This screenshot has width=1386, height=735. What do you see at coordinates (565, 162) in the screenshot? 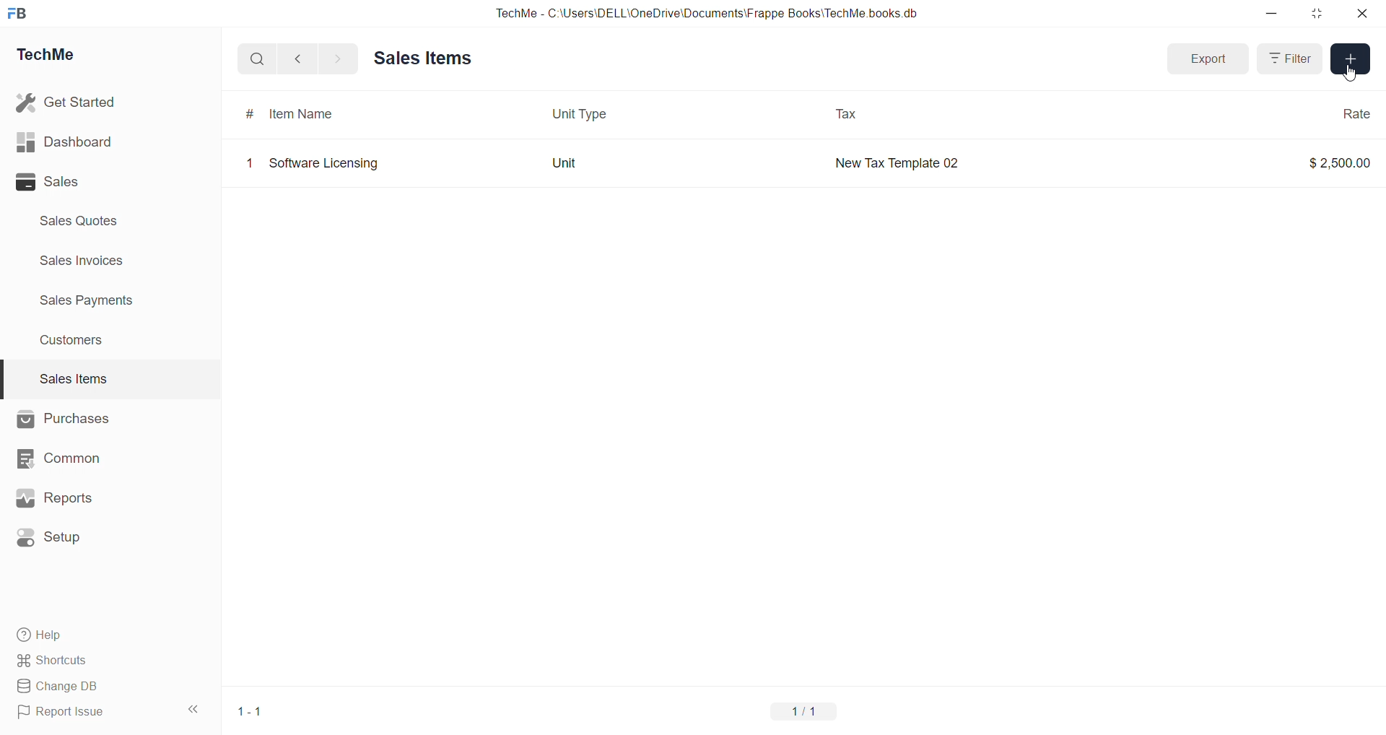
I see `Unit` at bounding box center [565, 162].